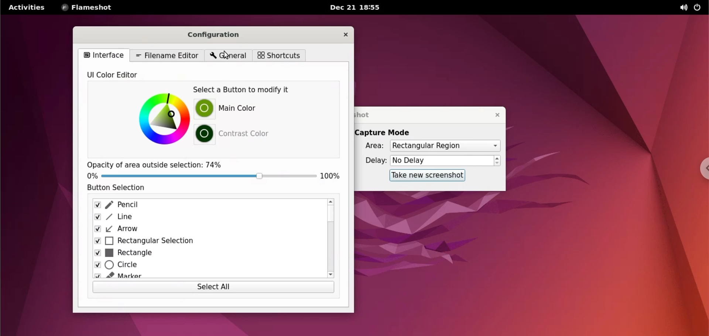  What do you see at coordinates (444, 146) in the screenshot?
I see `Rectangular Region` at bounding box center [444, 146].